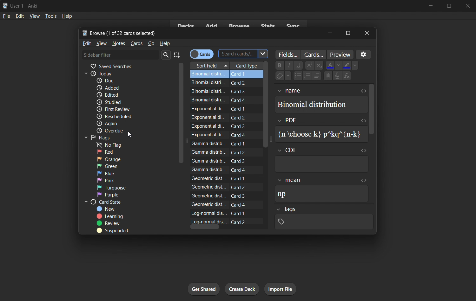  What do you see at coordinates (242, 179) in the screenshot?
I see `Card 1` at bounding box center [242, 179].